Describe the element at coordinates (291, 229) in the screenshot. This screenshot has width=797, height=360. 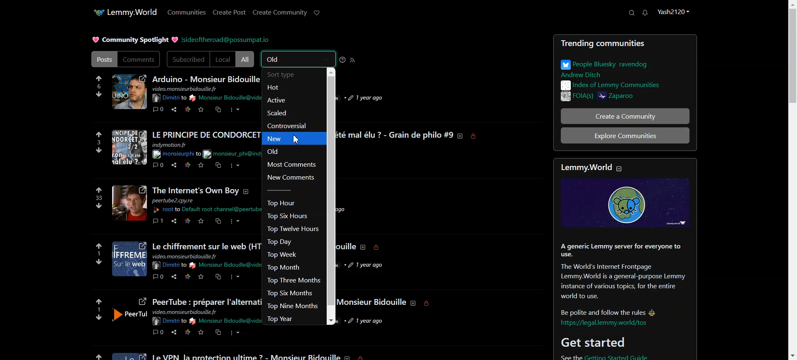
I see `Top Twelve Hours` at that location.